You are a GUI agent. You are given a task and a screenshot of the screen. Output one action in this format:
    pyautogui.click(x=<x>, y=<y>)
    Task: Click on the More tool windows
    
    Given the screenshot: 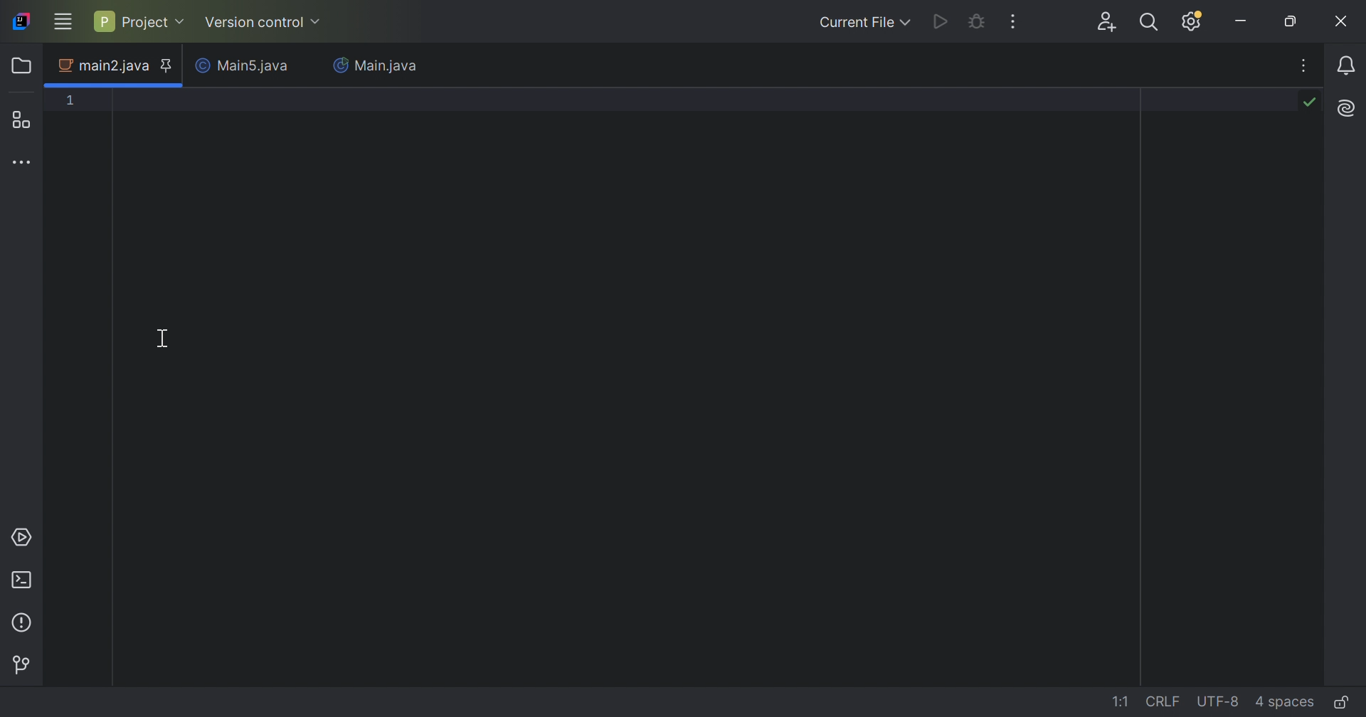 What is the action you would take?
    pyautogui.click(x=23, y=161)
    